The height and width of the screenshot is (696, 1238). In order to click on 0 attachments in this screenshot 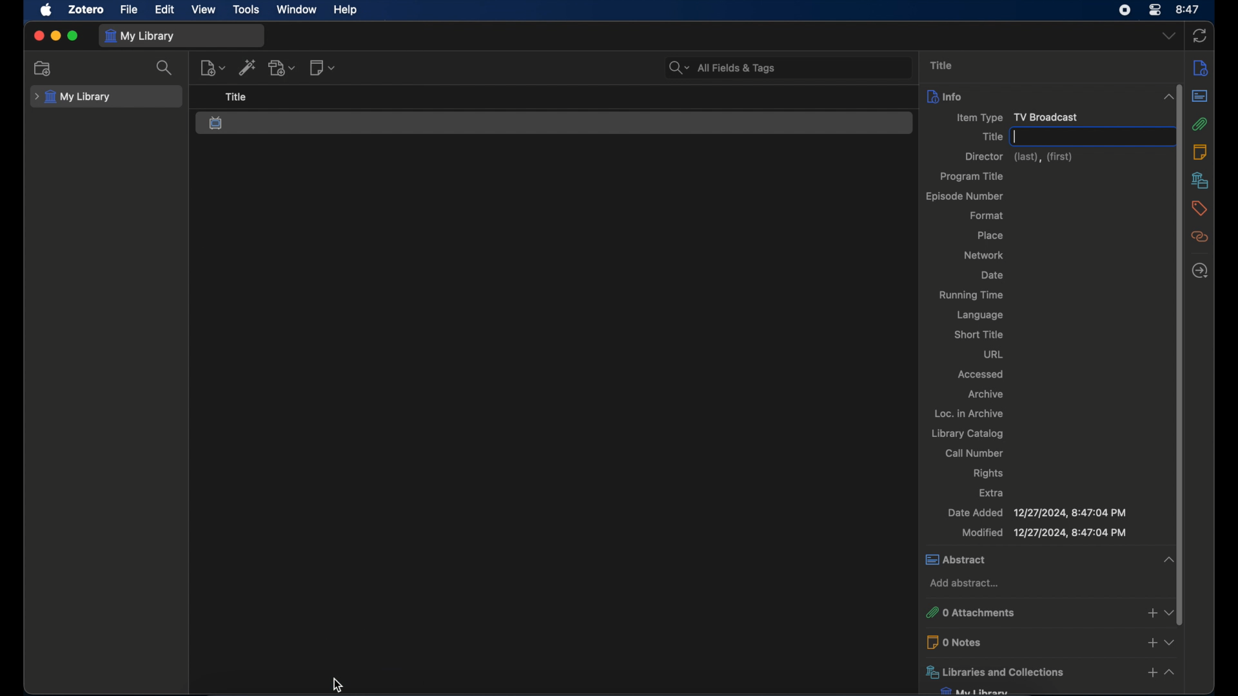, I will do `click(1027, 613)`.